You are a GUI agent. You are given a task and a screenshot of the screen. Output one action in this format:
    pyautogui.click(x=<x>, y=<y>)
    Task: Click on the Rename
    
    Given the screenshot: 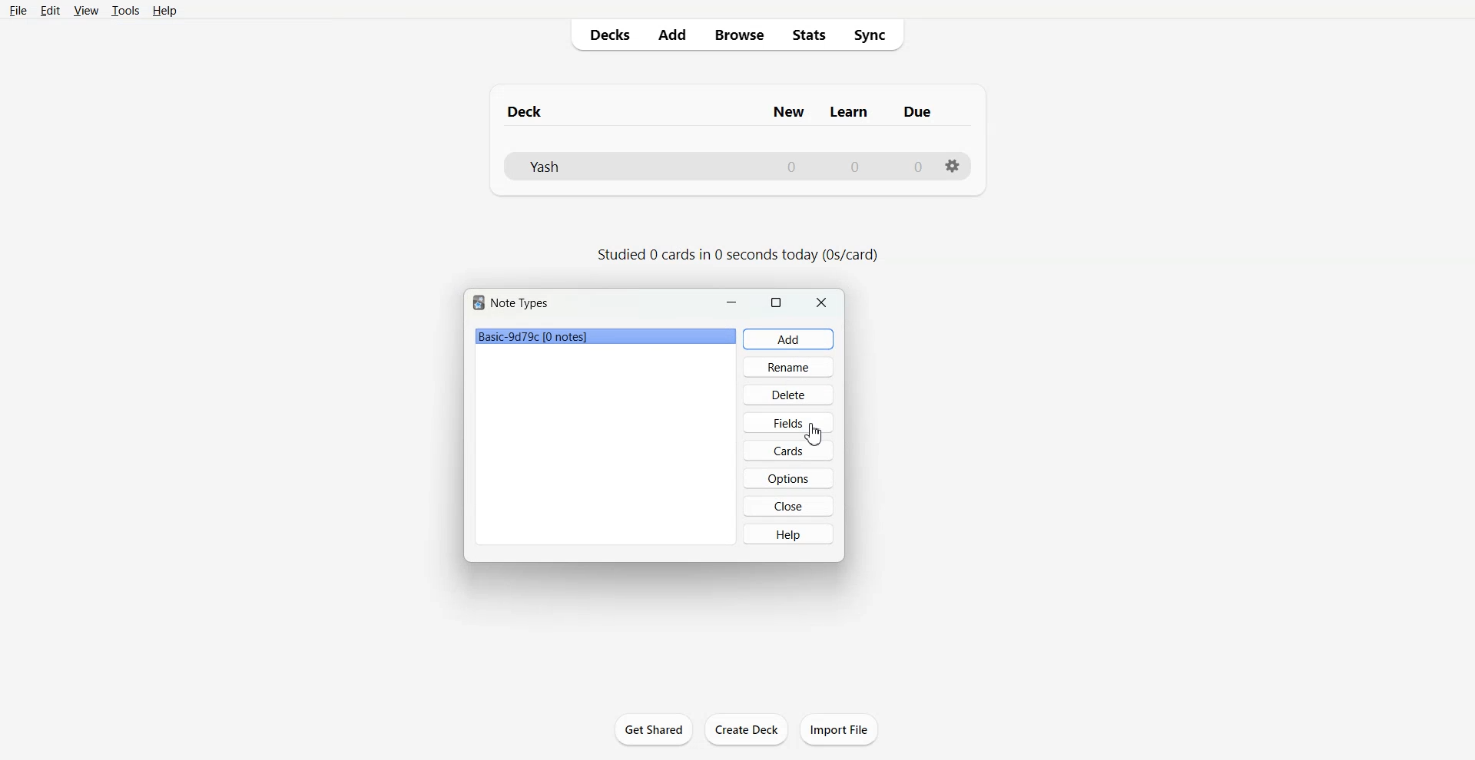 What is the action you would take?
    pyautogui.click(x=788, y=367)
    